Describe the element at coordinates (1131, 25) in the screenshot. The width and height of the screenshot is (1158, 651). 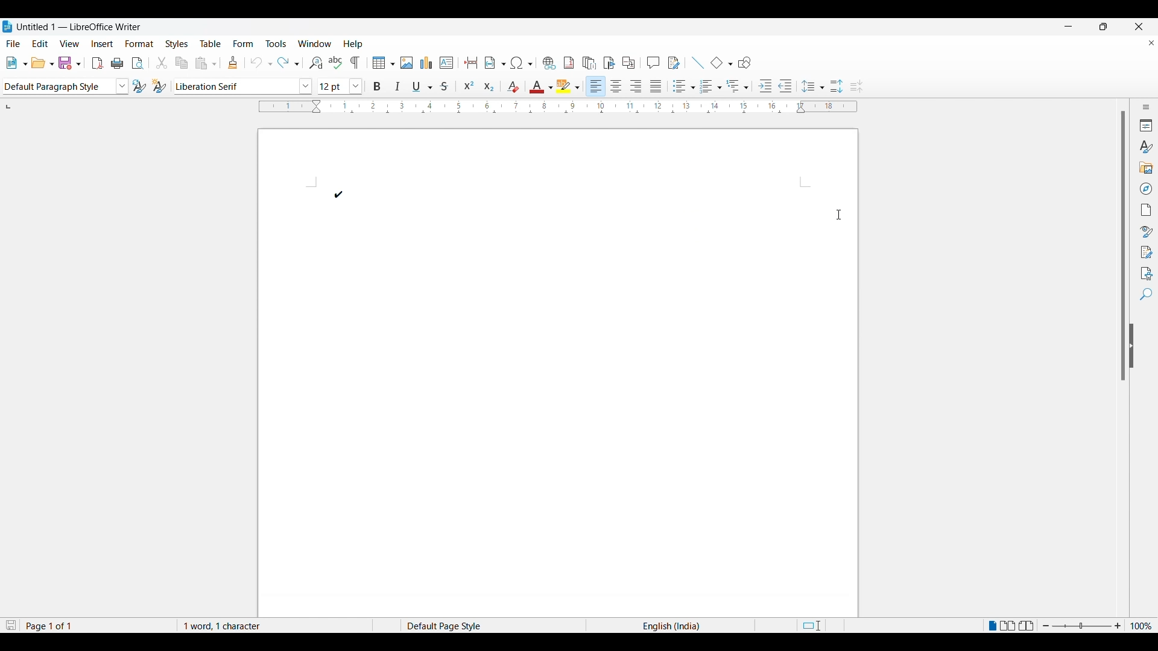
I see `close` at that location.